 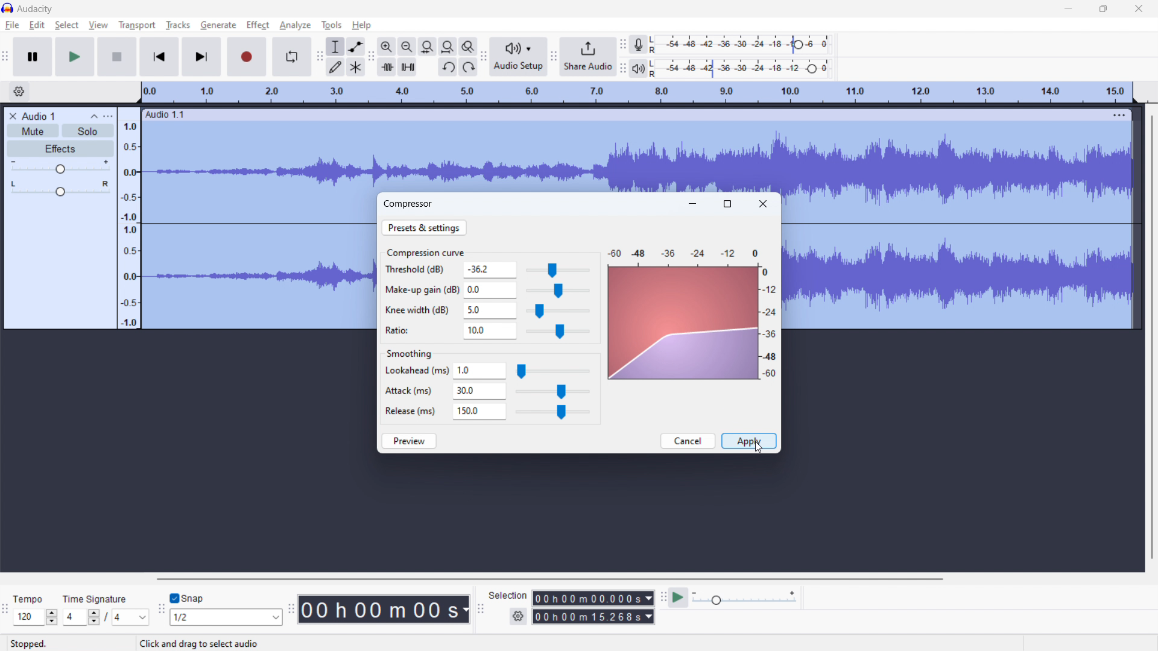 I want to click on effects, so click(x=60, y=148).